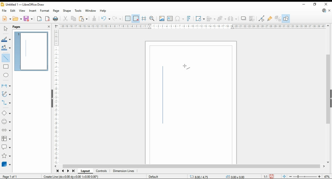 The height and width of the screenshot is (179, 332). Describe the element at coordinates (105, 19) in the screenshot. I see `redo` at that location.